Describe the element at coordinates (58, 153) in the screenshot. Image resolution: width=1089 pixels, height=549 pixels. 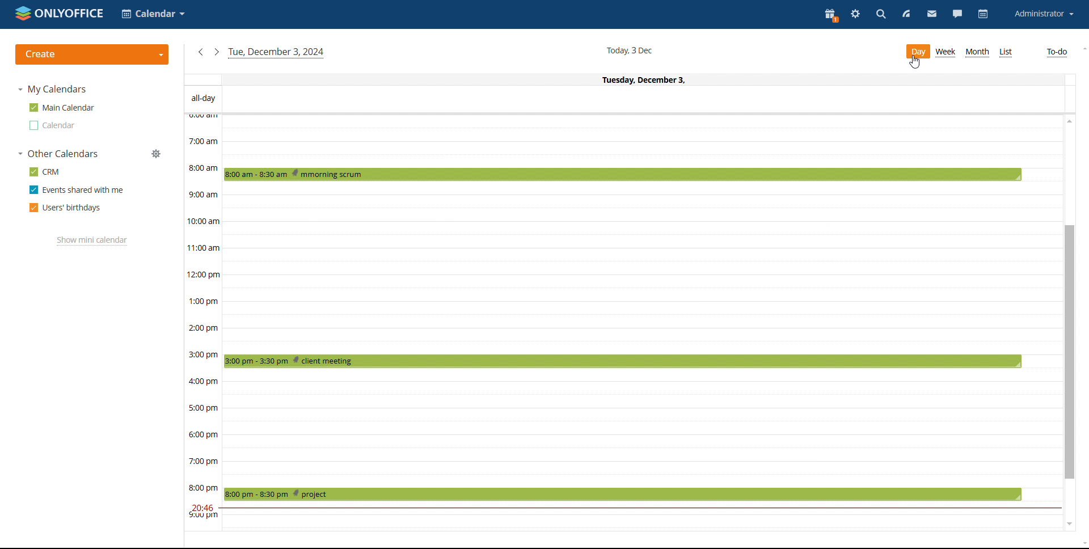
I see `other calendars` at that location.